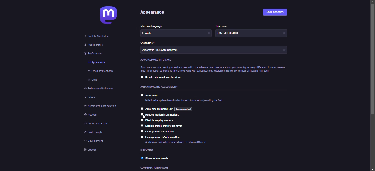  What do you see at coordinates (92, 116) in the screenshot?
I see `account` at bounding box center [92, 116].